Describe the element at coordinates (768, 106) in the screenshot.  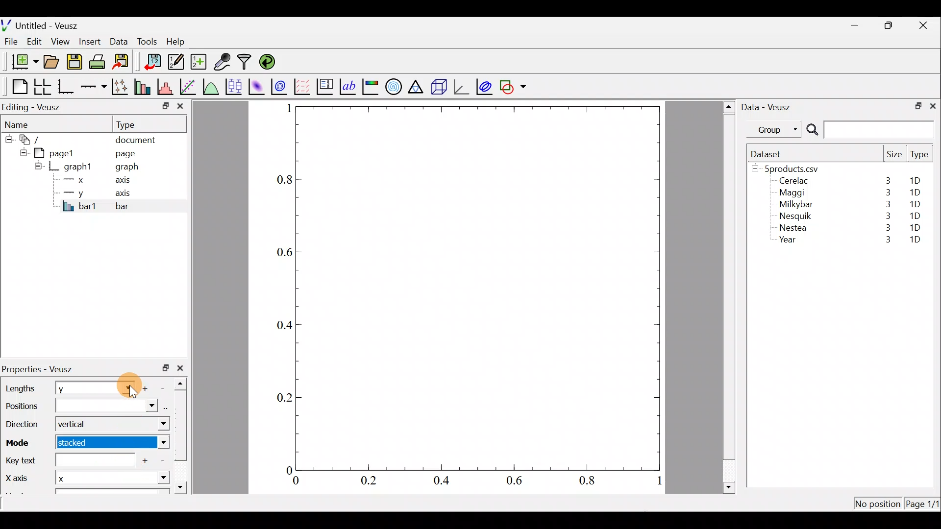
I see `Data - Veusz` at that location.